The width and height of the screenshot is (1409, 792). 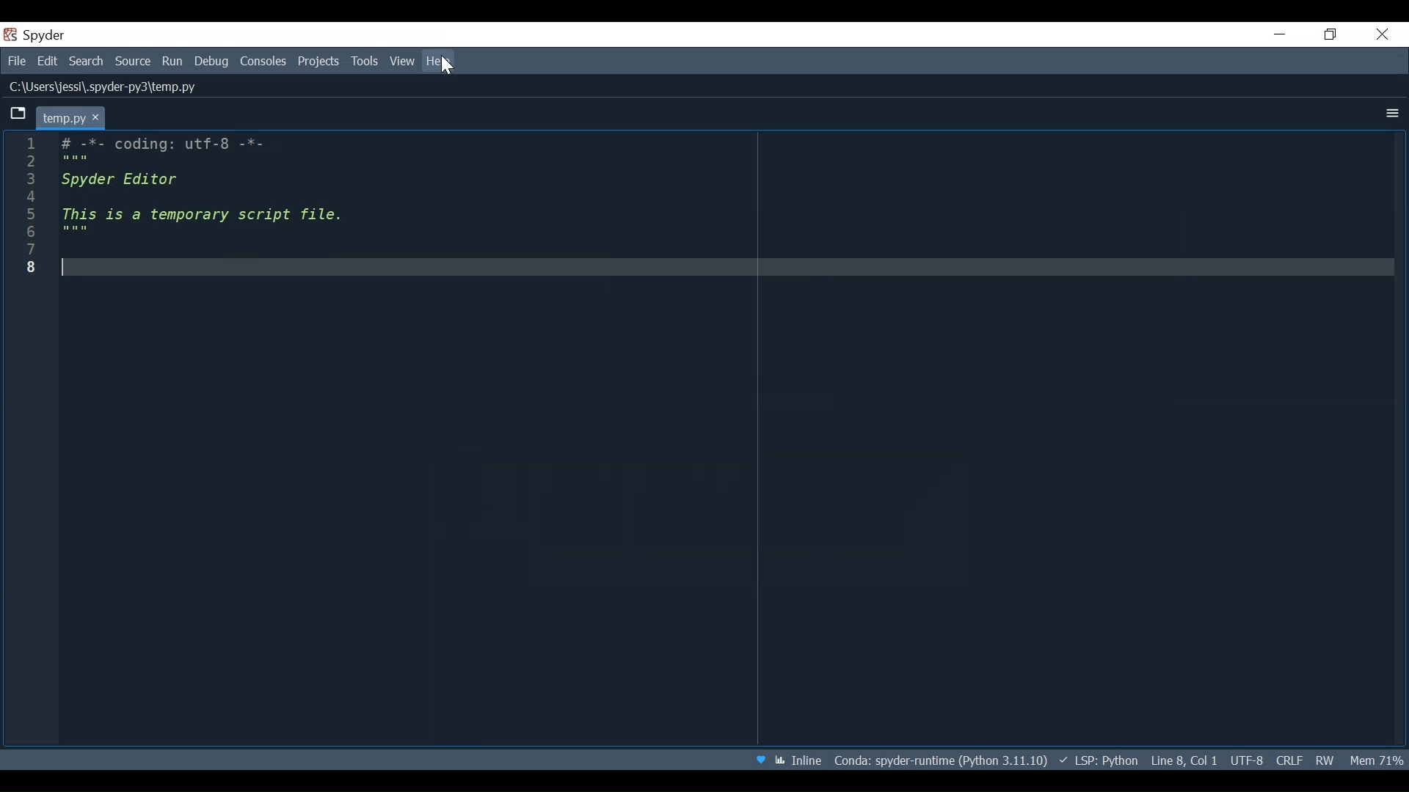 What do you see at coordinates (1289, 762) in the screenshot?
I see `File EQL Status` at bounding box center [1289, 762].